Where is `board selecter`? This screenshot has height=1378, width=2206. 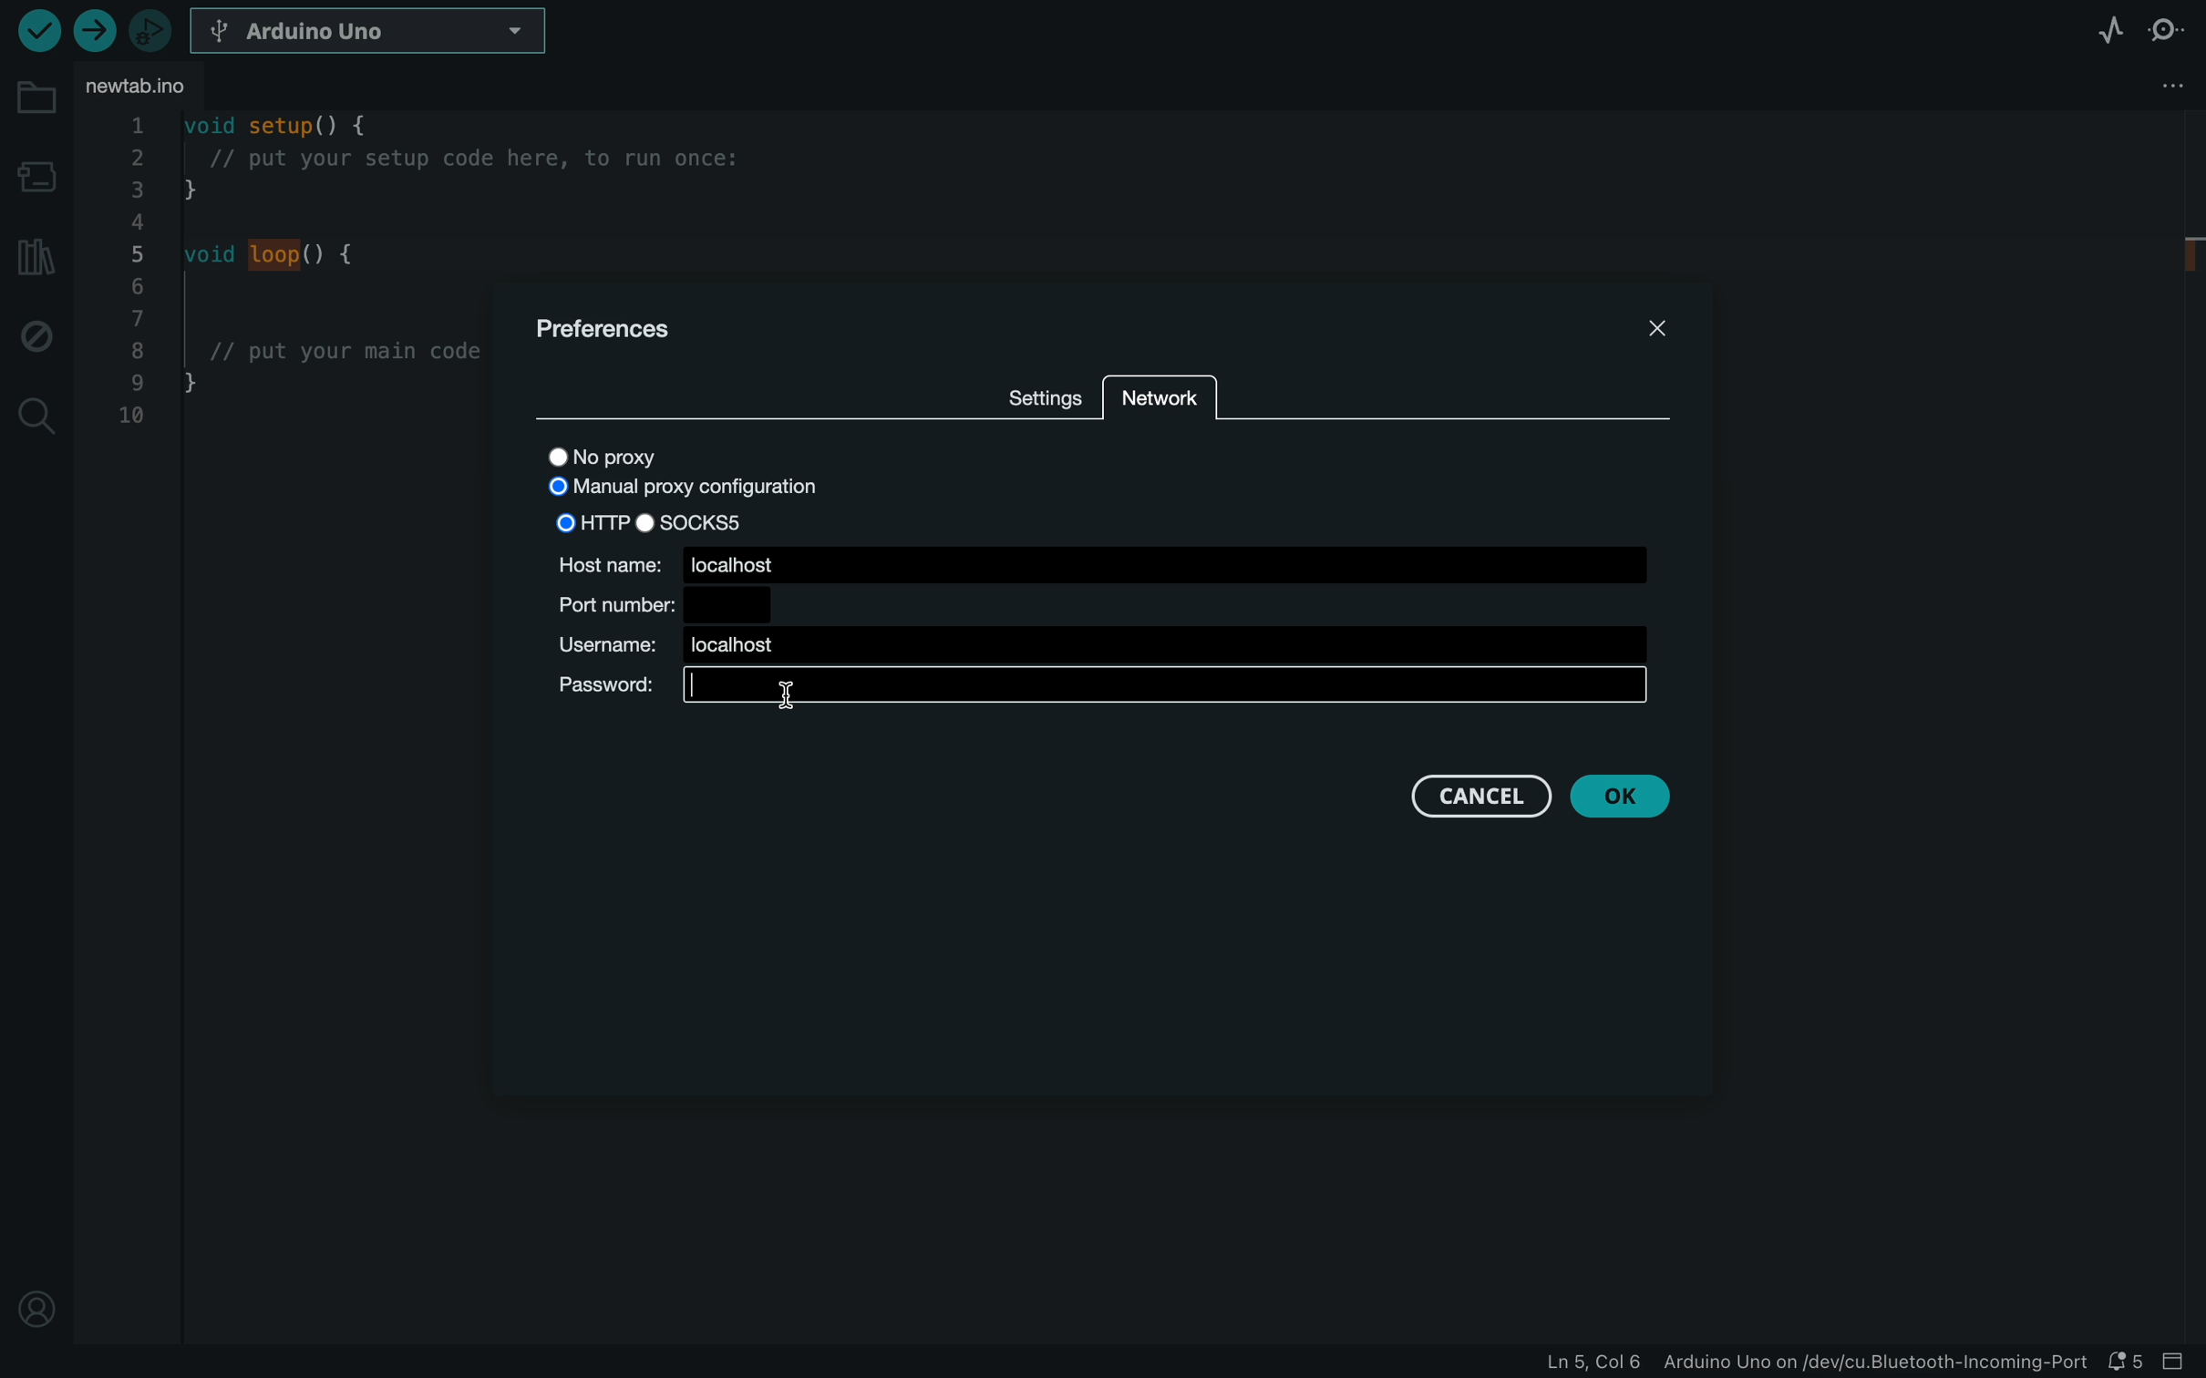
board selecter is located at coordinates (371, 32).